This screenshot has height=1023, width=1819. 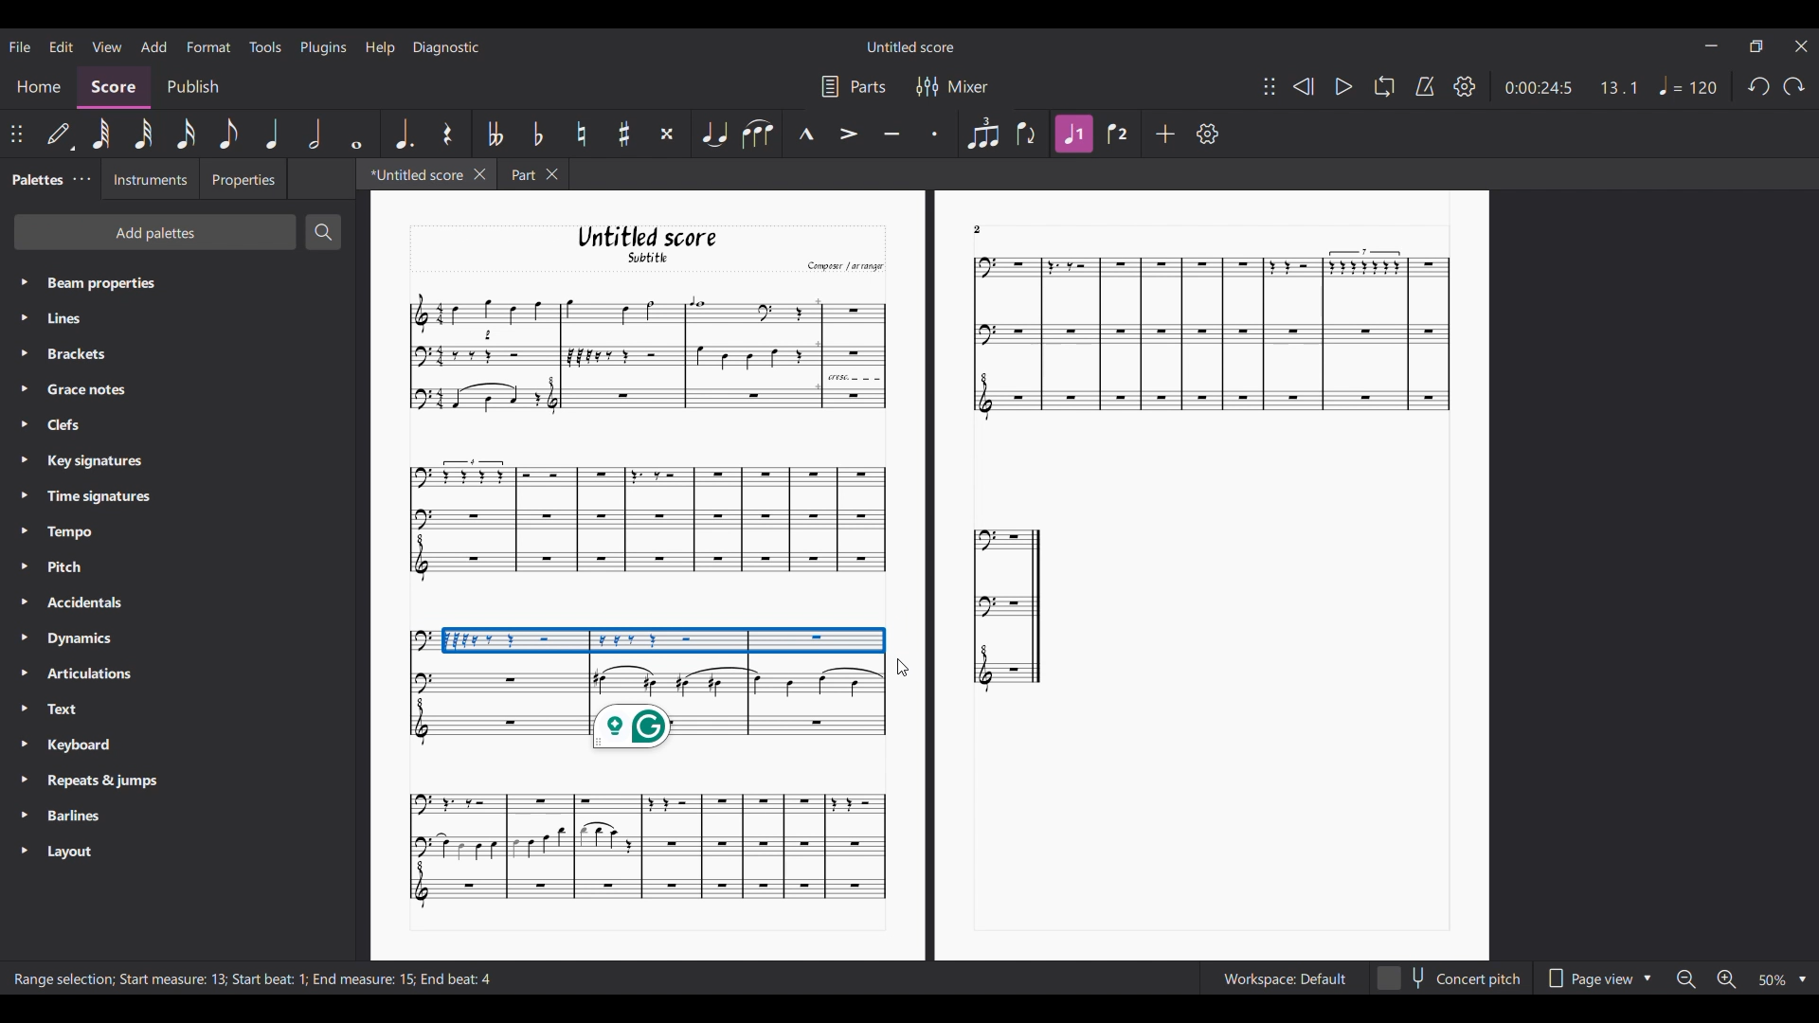 What do you see at coordinates (38, 89) in the screenshot?
I see `Home ` at bounding box center [38, 89].